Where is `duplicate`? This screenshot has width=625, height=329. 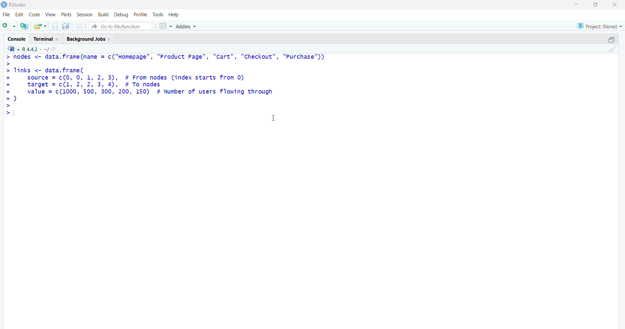
duplicate is located at coordinates (66, 26).